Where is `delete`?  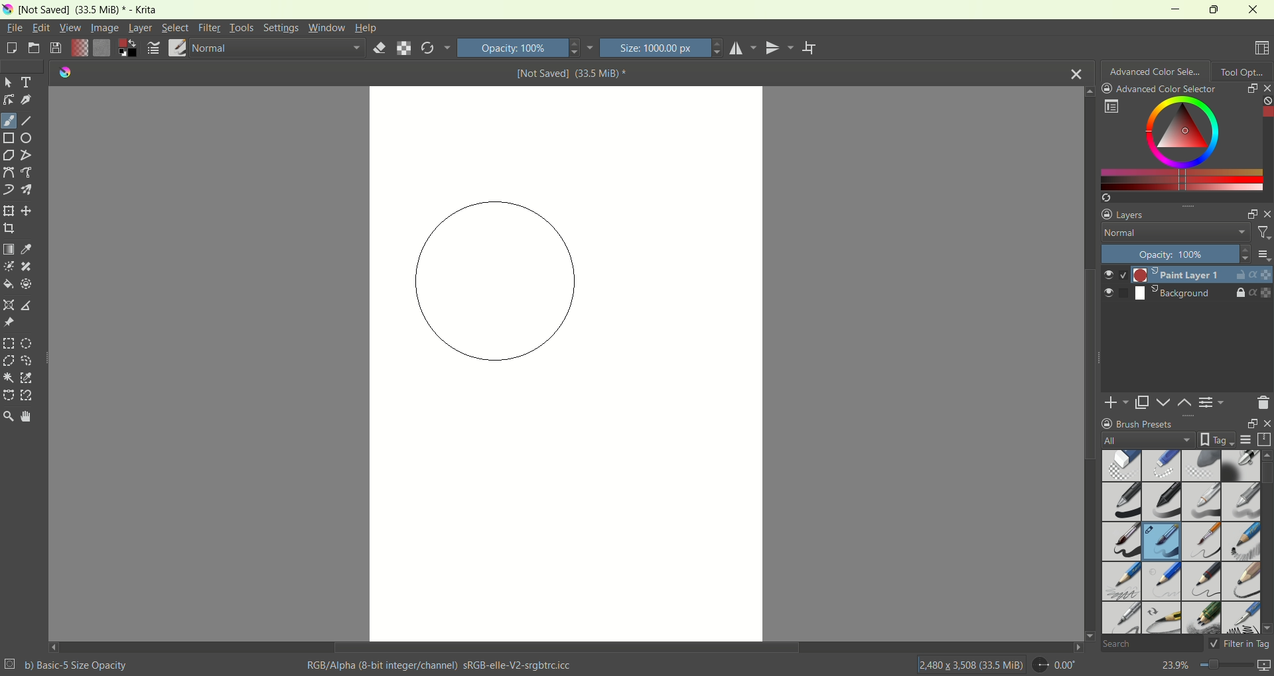 delete is located at coordinates (1263, 402).